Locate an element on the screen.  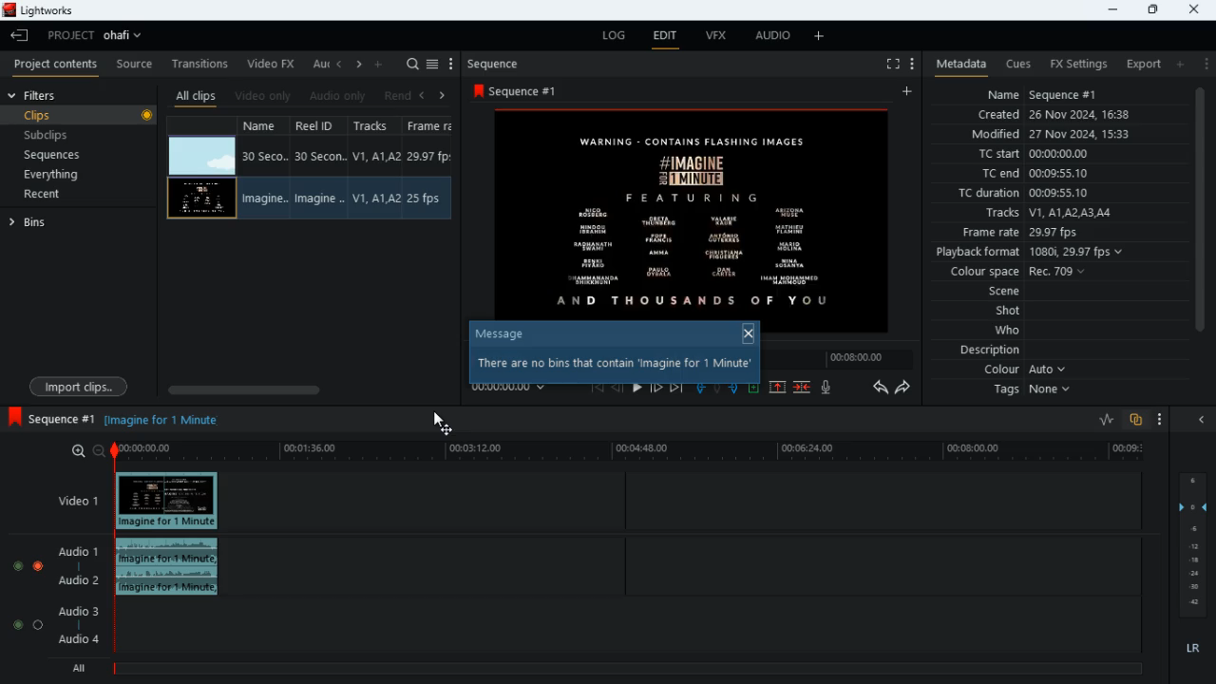
transitions is located at coordinates (202, 60).